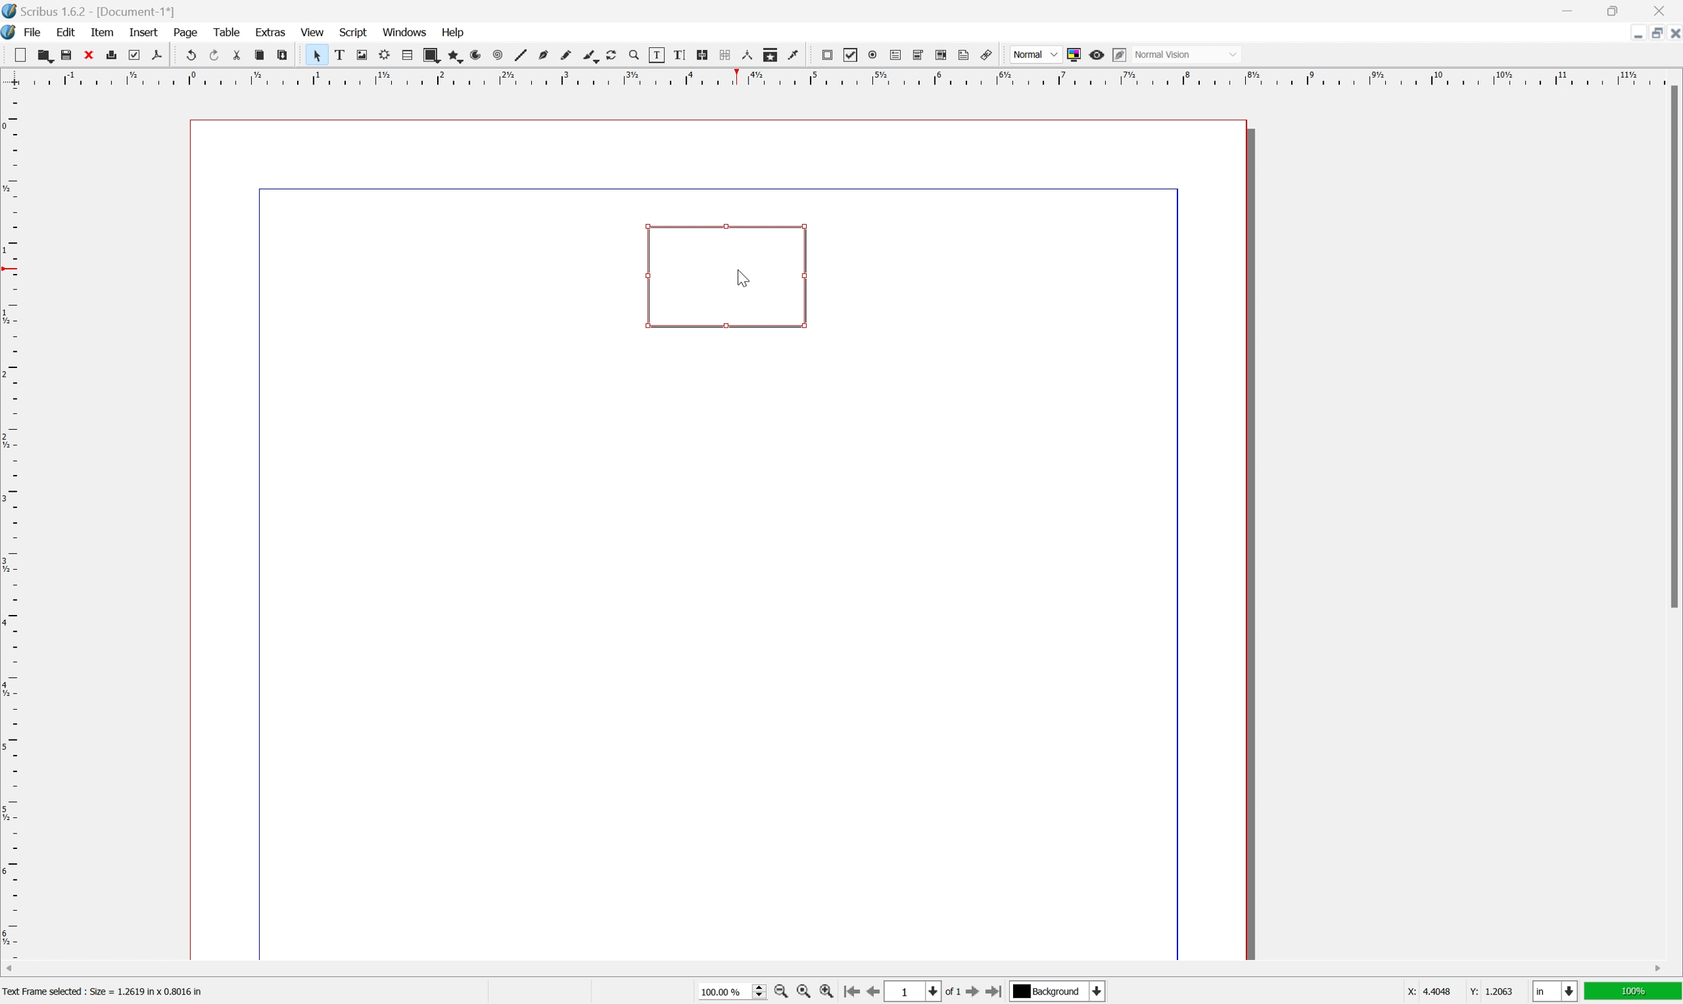  I want to click on text frame, so click(340, 56).